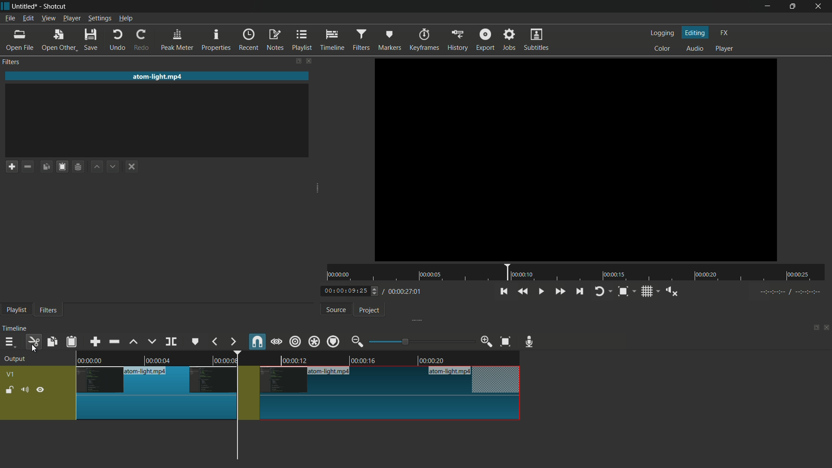 This screenshot has width=832, height=468. I want to click on close app, so click(821, 6).